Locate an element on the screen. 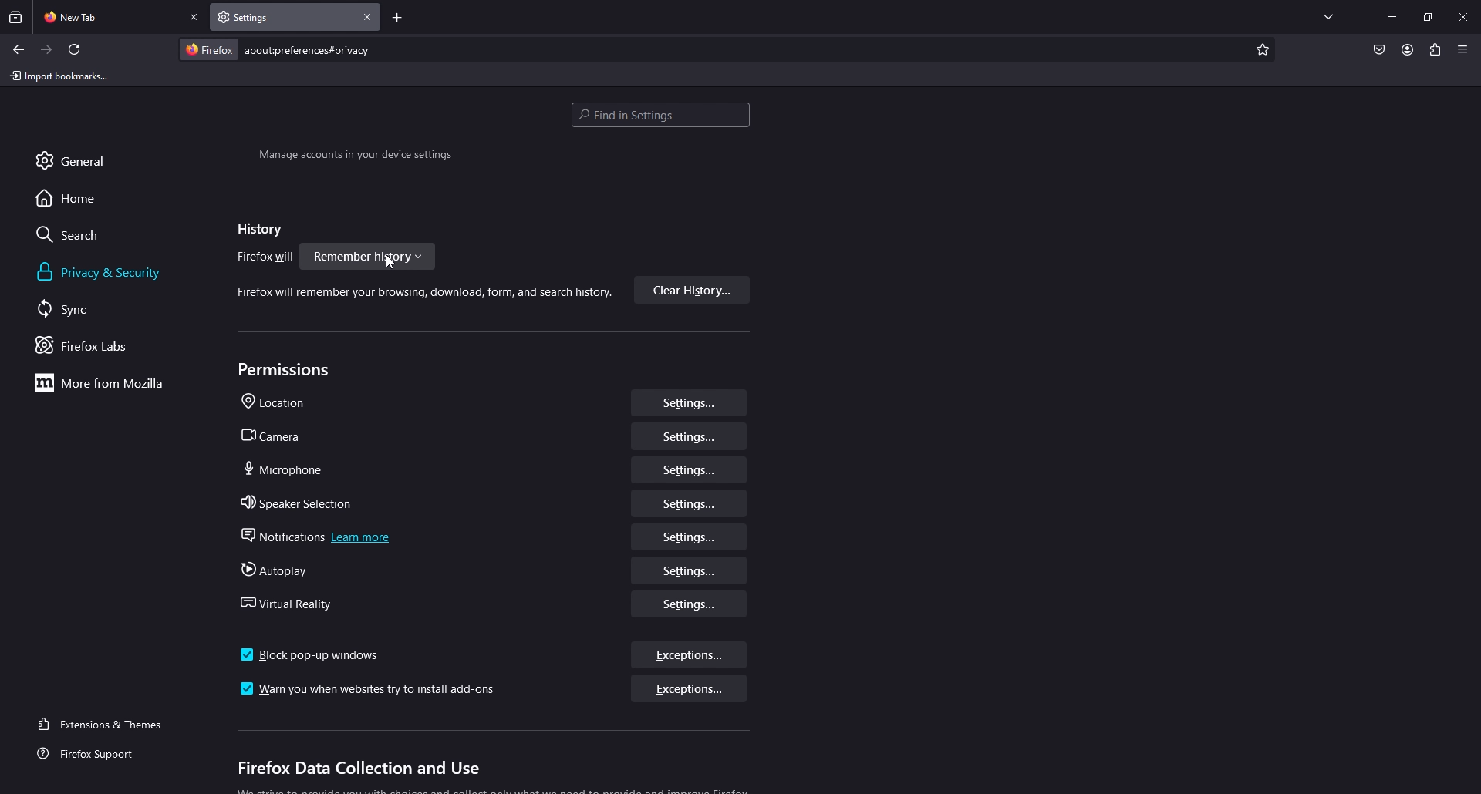 This screenshot has width=1481, height=794. settings is located at coordinates (691, 537).